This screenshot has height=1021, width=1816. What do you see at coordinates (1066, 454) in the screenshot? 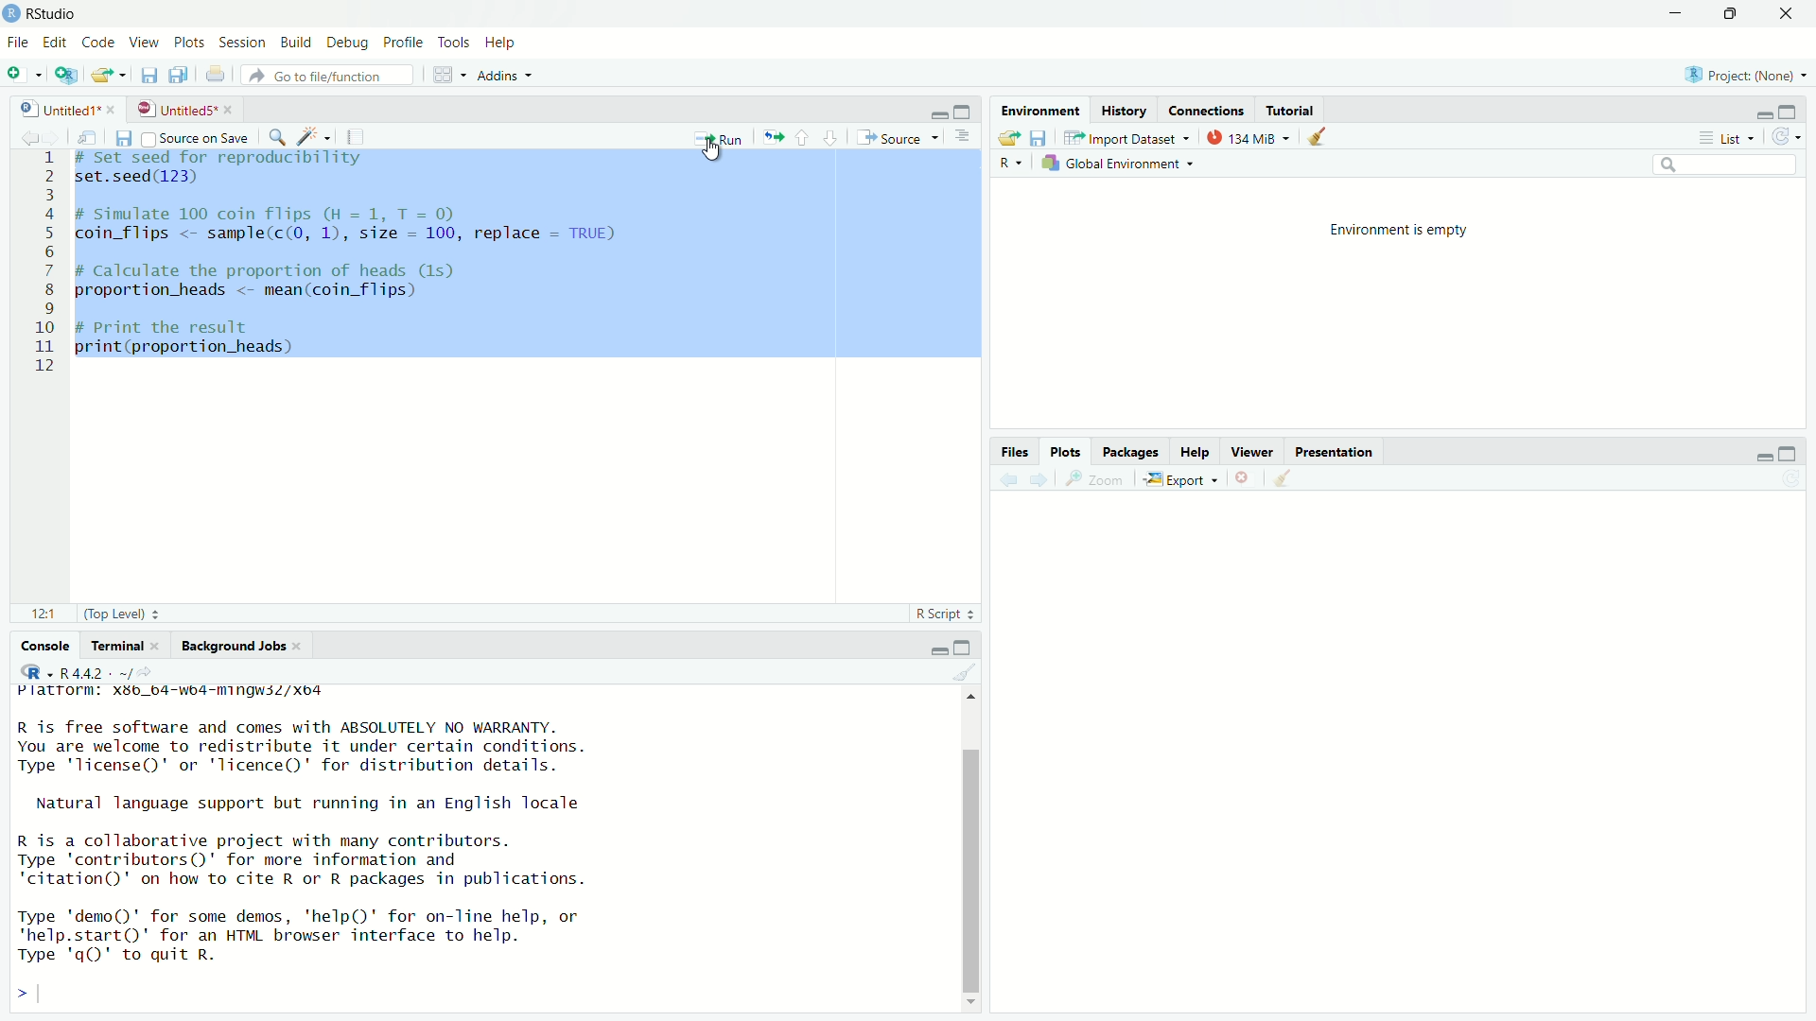
I see `Plots` at bounding box center [1066, 454].